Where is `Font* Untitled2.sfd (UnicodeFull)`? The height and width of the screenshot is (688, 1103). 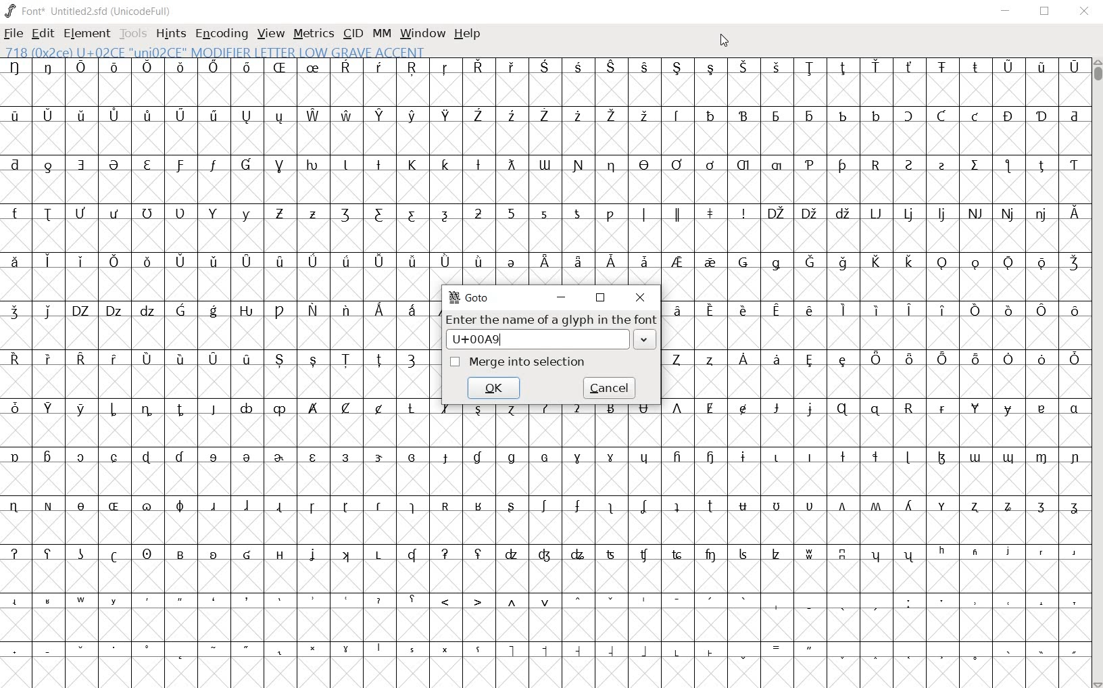
Font* Untitled2.sfd (UnicodeFull) is located at coordinates (89, 11).